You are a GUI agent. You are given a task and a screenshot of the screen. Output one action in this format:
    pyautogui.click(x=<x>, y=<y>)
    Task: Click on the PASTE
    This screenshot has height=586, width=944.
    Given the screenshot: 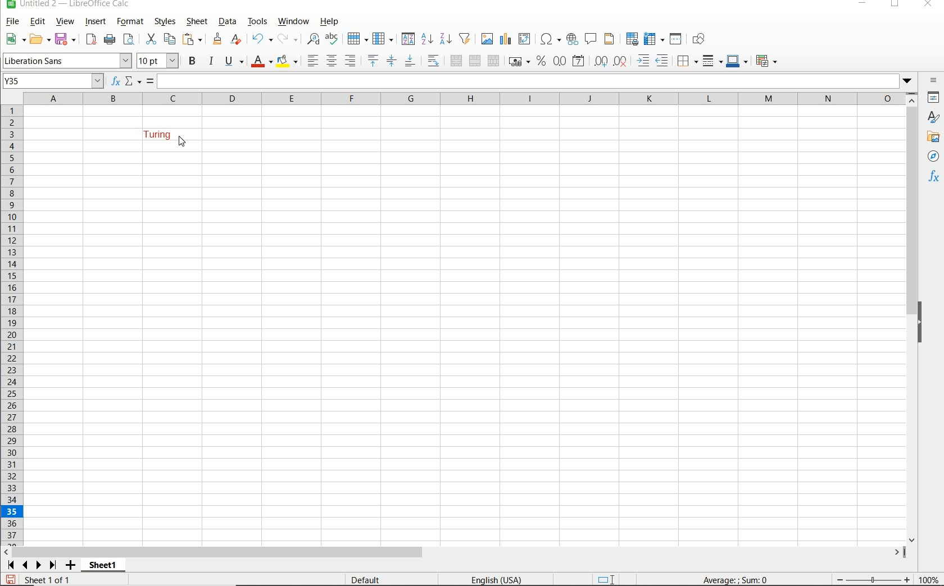 What is the action you would take?
    pyautogui.click(x=130, y=39)
    